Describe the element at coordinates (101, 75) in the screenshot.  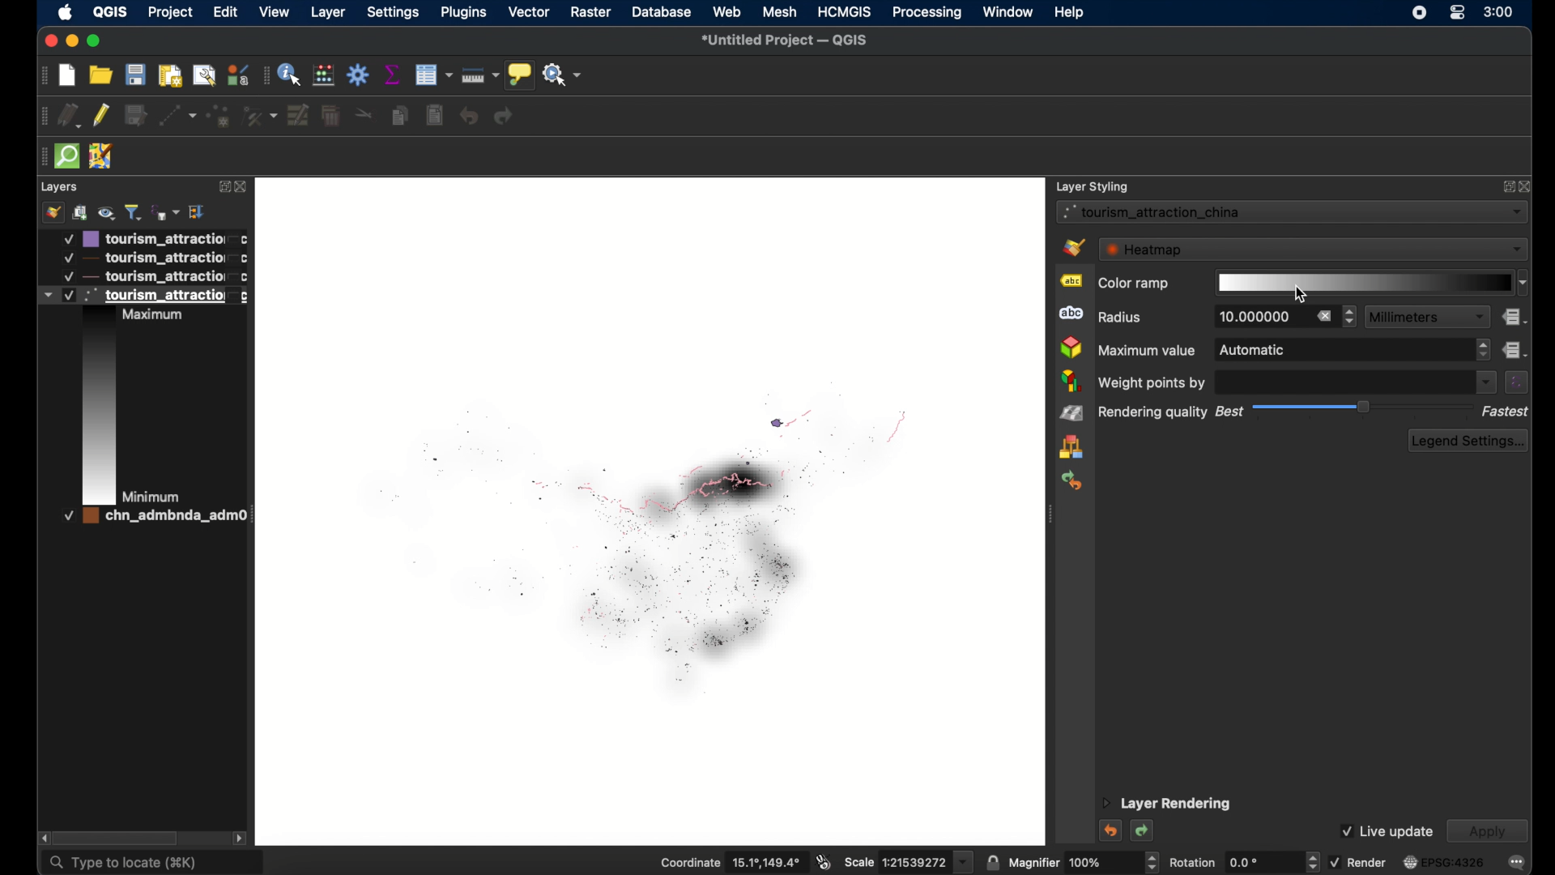
I see `open project` at that location.